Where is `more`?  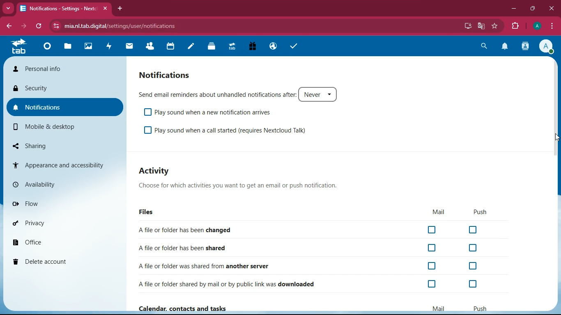
more is located at coordinates (8, 8).